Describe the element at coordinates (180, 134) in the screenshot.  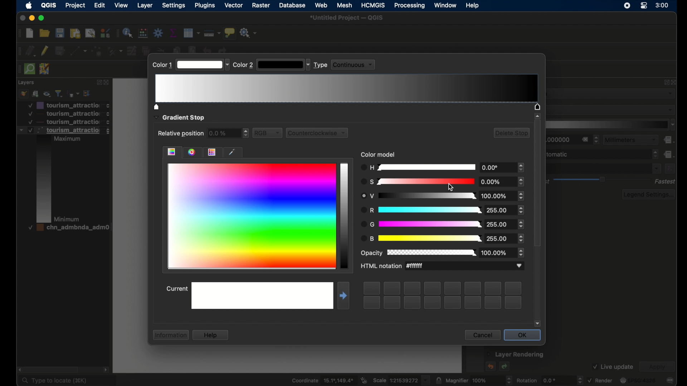
I see `relative position` at that location.